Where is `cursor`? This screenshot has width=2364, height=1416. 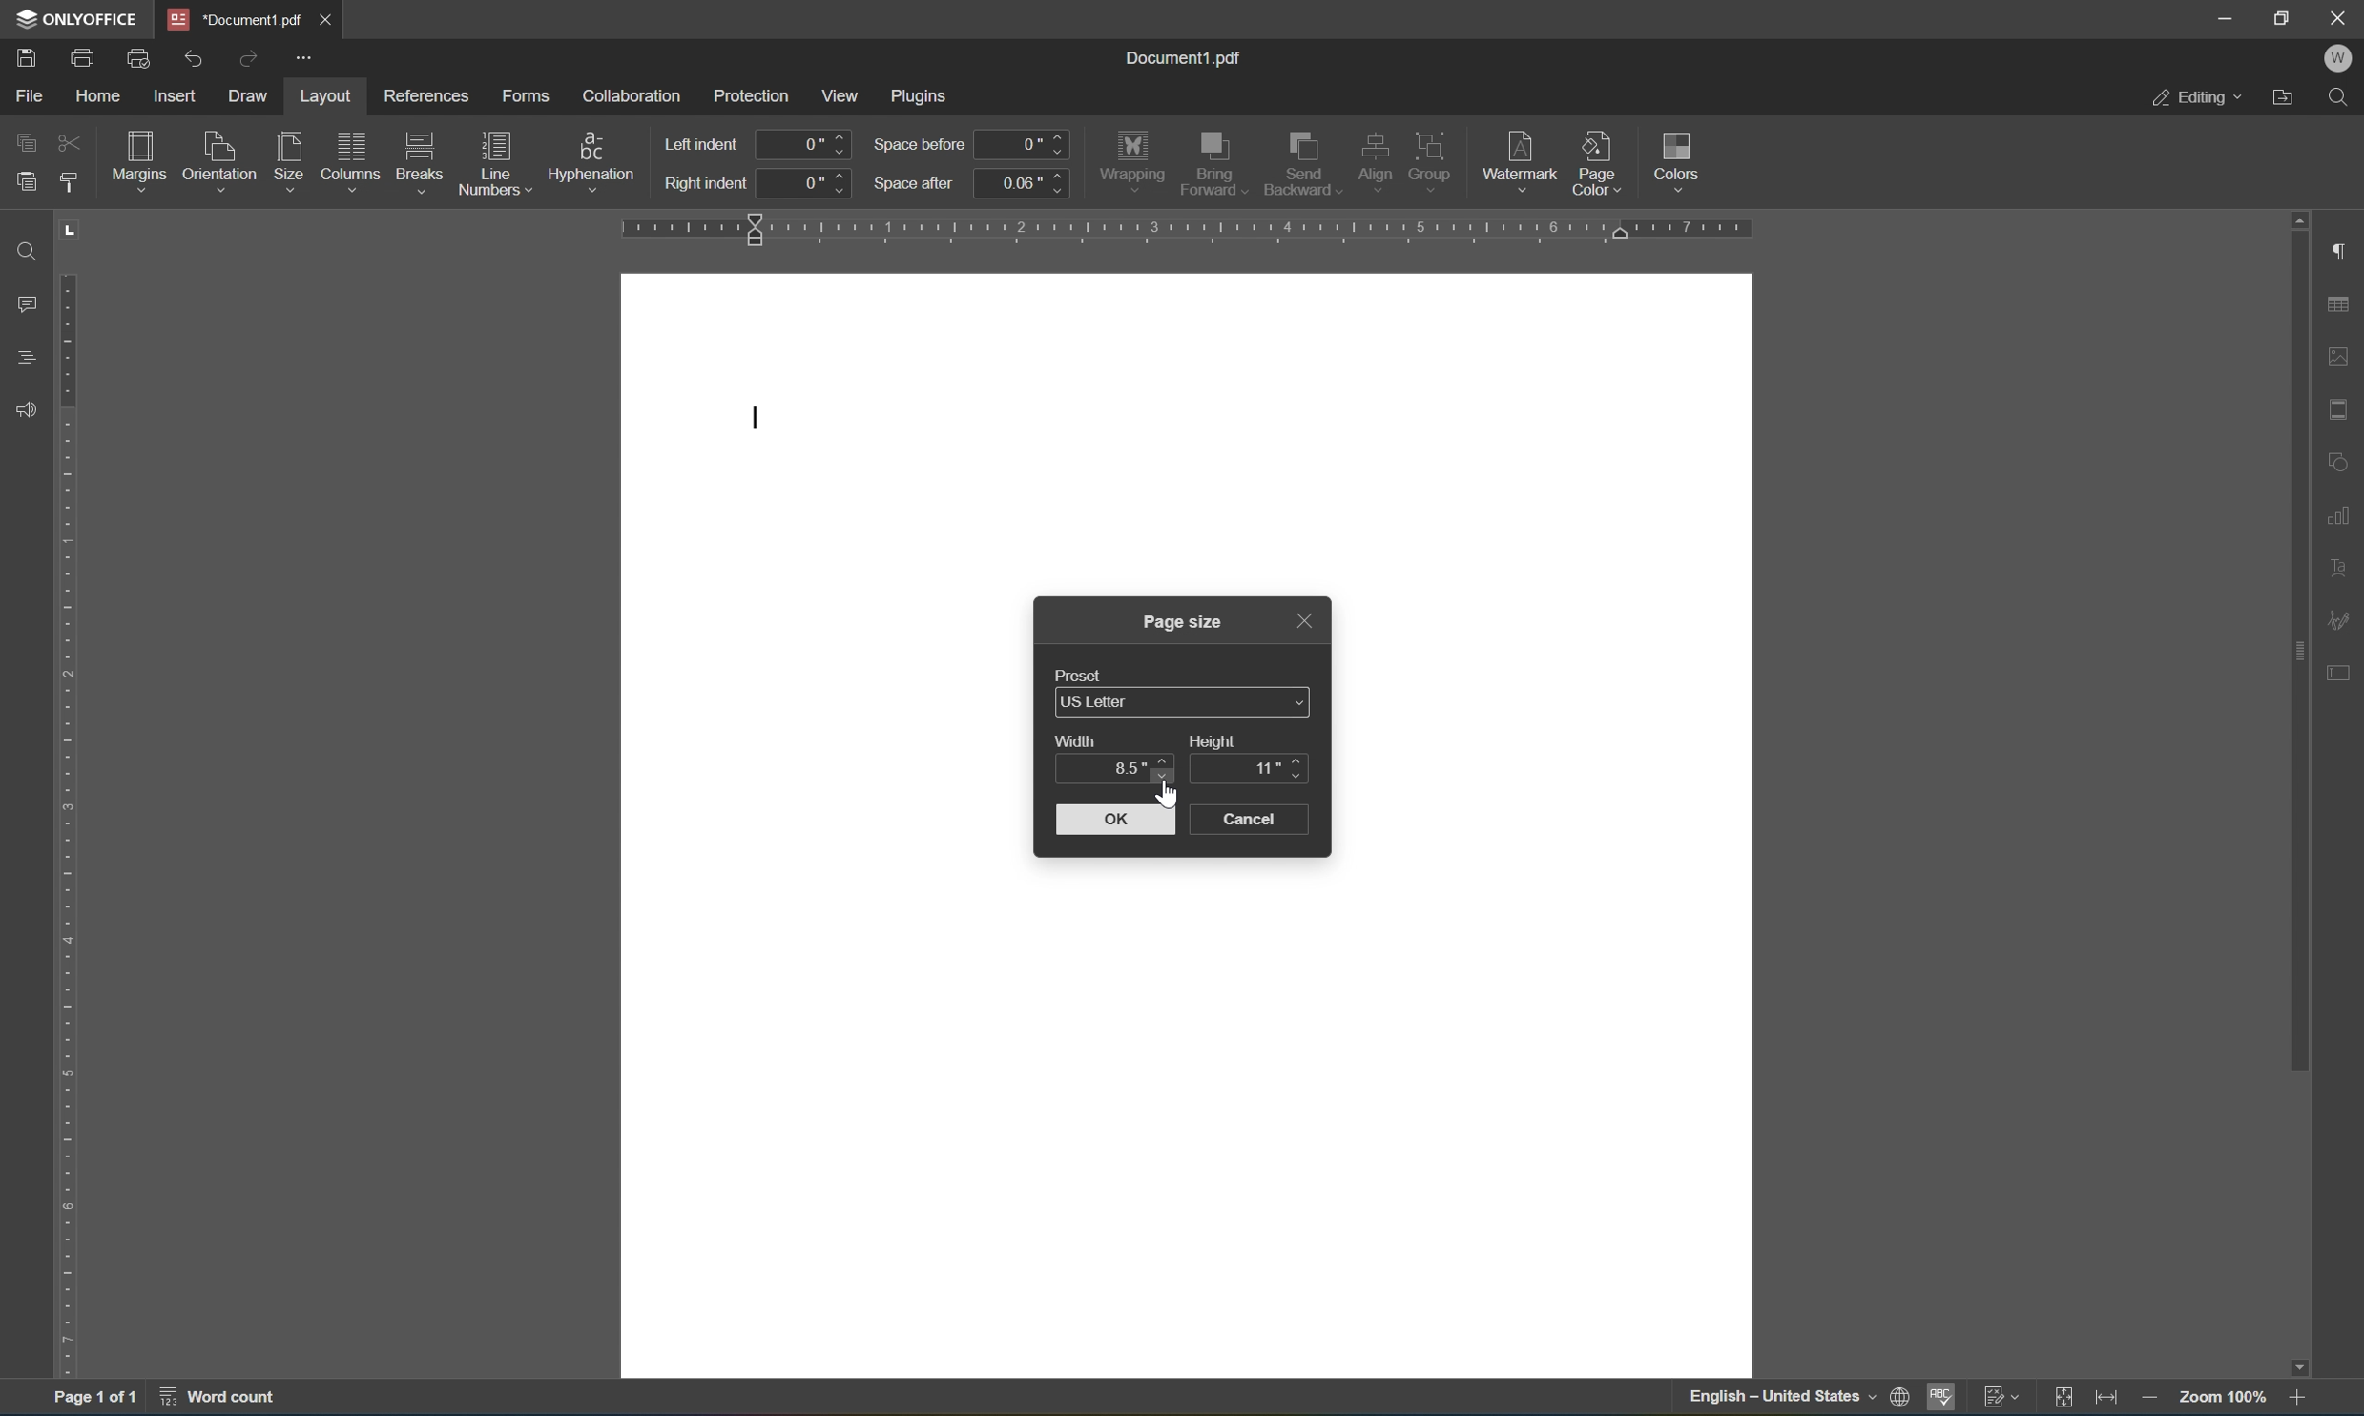
cursor is located at coordinates (1169, 795).